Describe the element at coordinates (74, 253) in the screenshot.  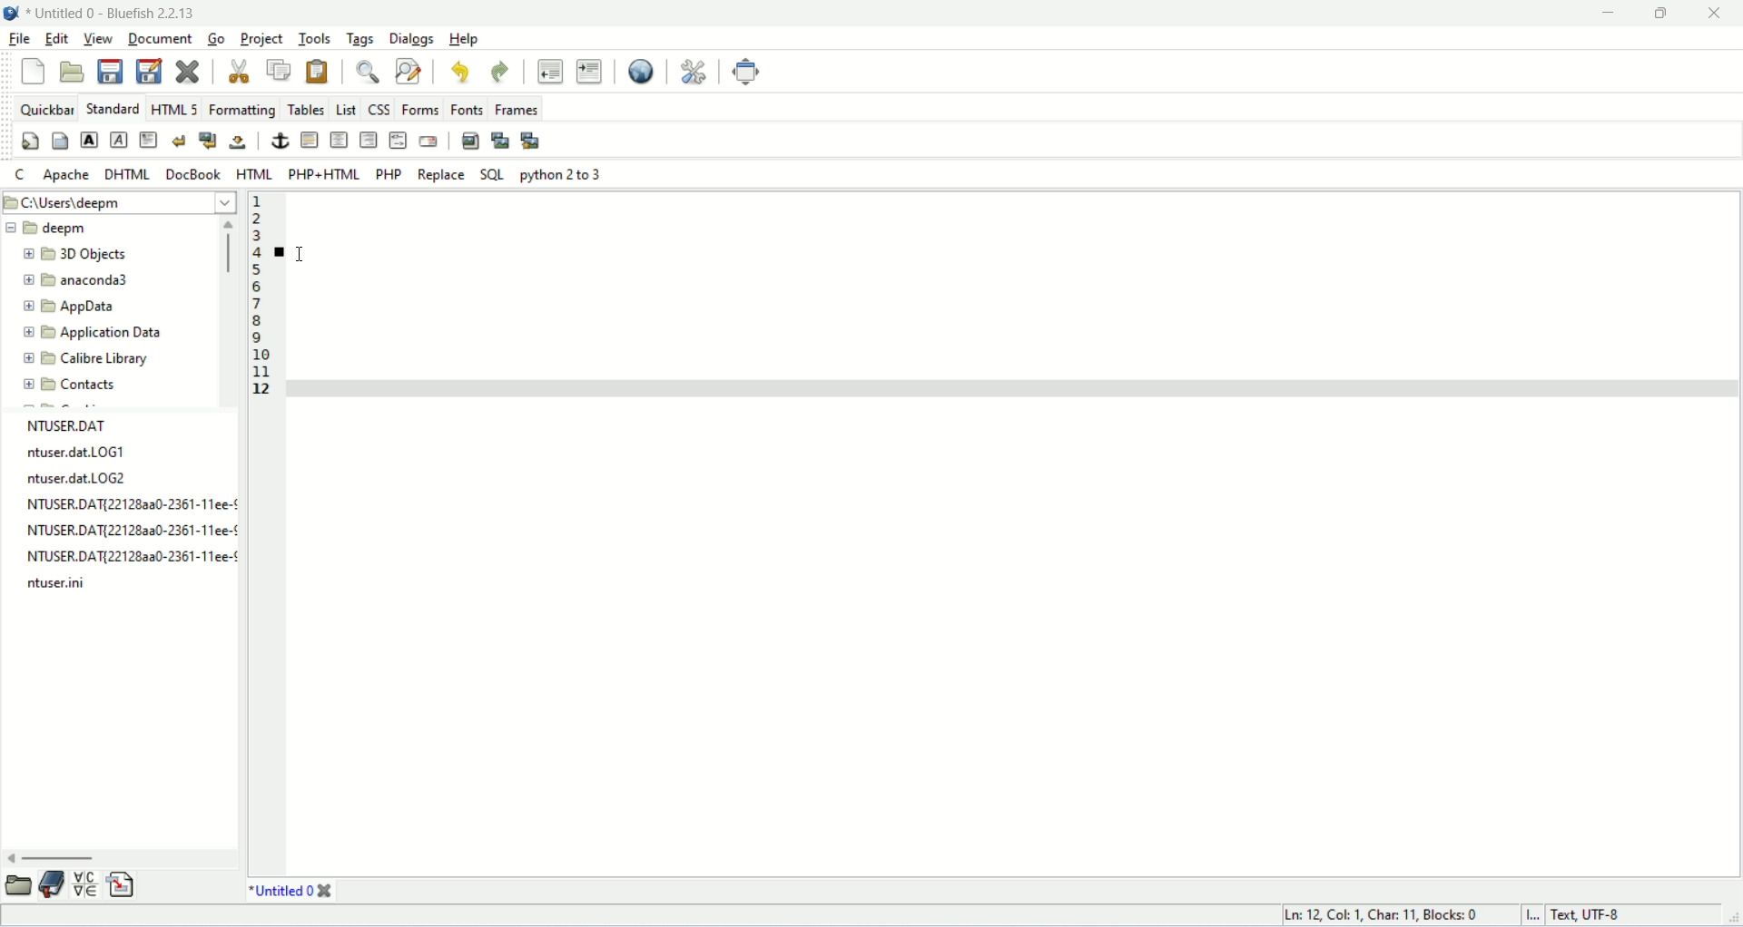
I see `3D object` at that location.